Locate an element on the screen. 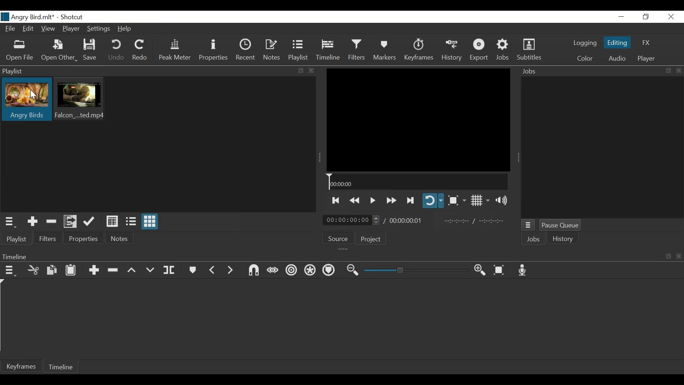 This screenshot has width=684, height=385. View as files is located at coordinates (130, 221).